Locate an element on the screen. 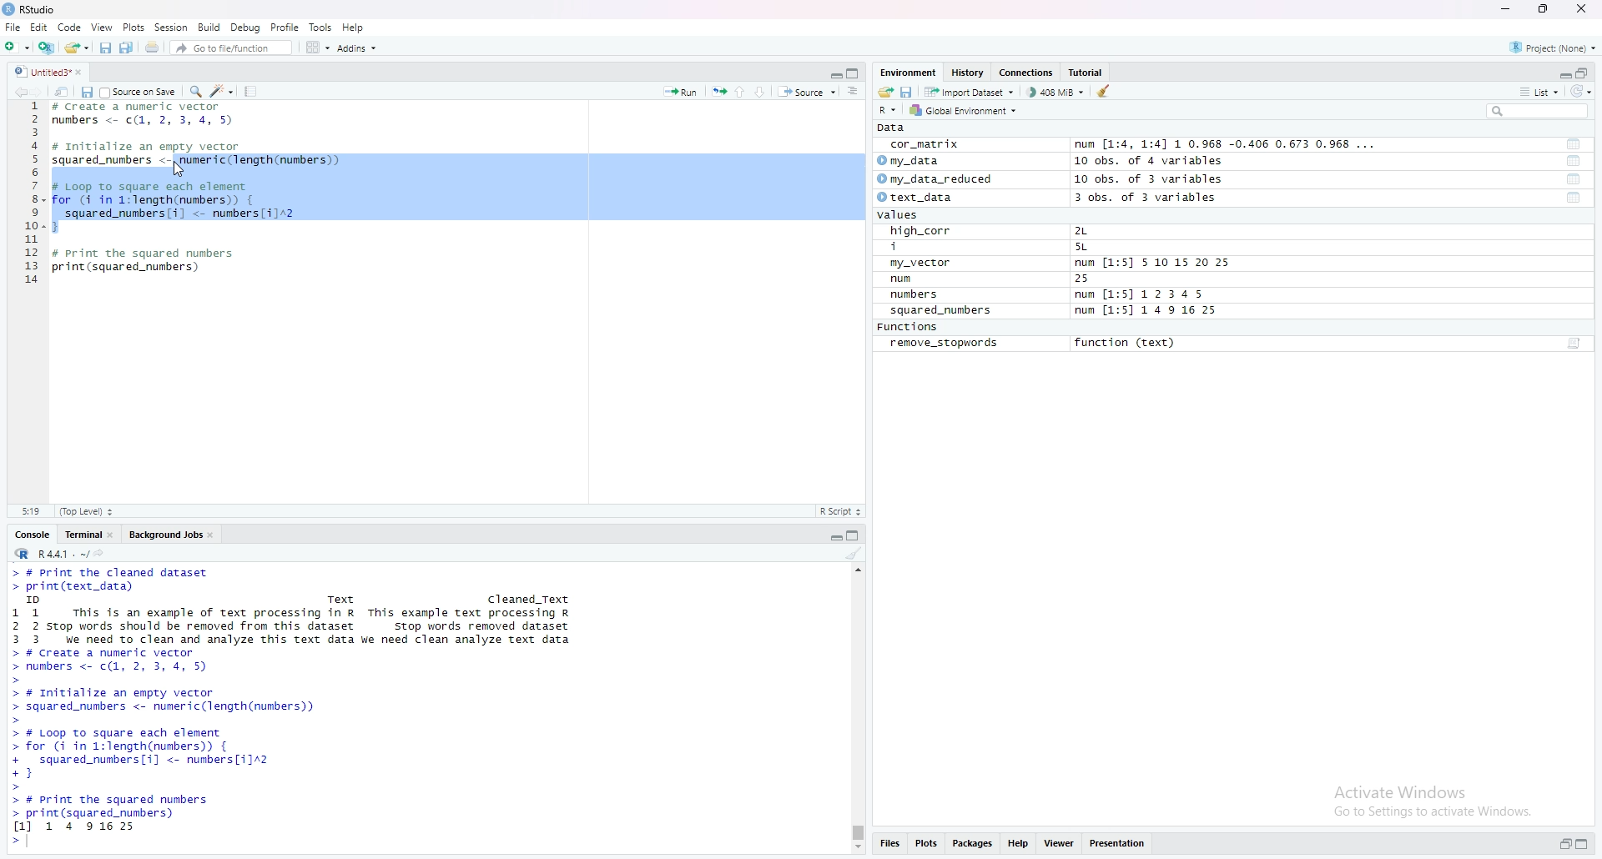 This screenshot has width=1602, height=859. Background Jobs is located at coordinates (164, 533).